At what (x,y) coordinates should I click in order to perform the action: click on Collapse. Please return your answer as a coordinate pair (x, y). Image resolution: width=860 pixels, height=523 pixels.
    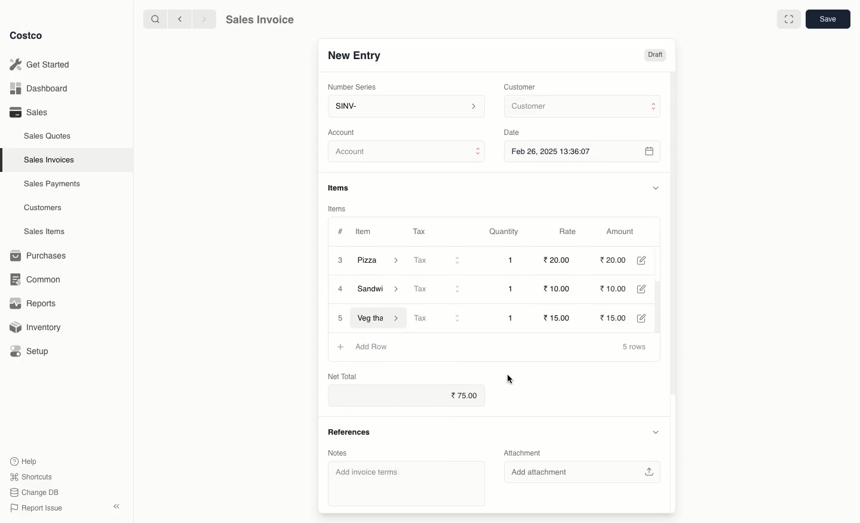
    Looking at the image, I should click on (118, 507).